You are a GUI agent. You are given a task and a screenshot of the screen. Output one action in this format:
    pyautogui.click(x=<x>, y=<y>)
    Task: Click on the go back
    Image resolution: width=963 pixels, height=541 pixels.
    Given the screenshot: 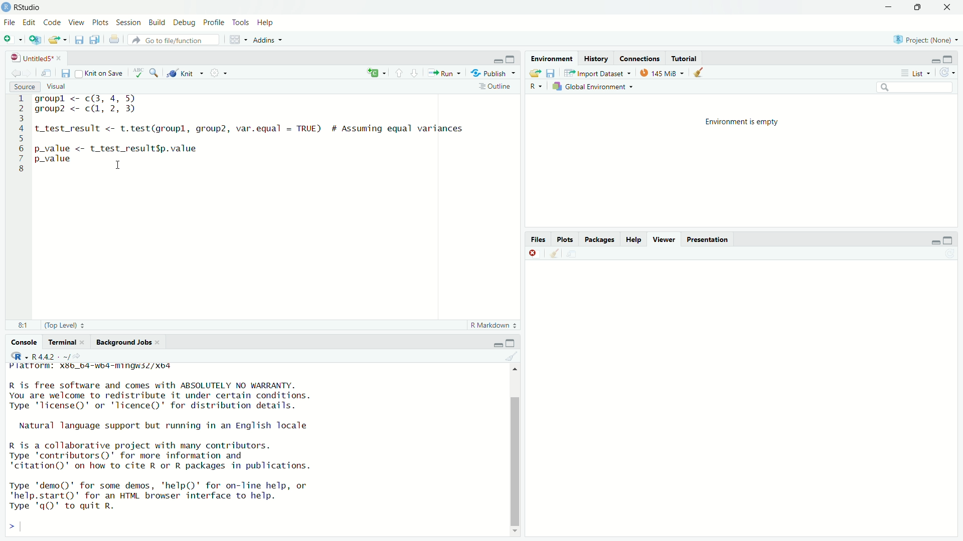 What is the action you would take?
    pyautogui.click(x=20, y=72)
    